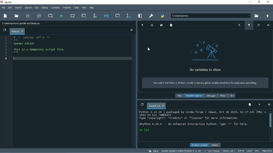 The height and width of the screenshot is (153, 273). I want to click on Options, so click(268, 25).